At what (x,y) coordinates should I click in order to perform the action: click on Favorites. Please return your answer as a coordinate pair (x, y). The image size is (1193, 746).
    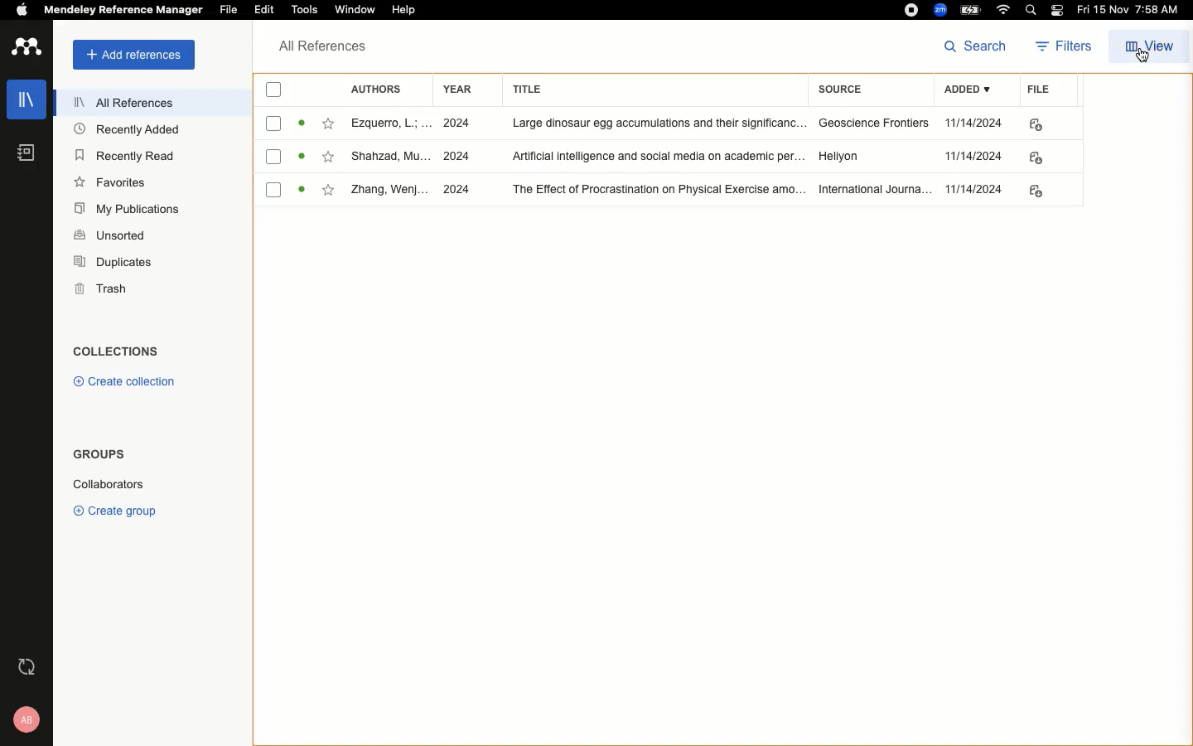
    Looking at the image, I should click on (111, 182).